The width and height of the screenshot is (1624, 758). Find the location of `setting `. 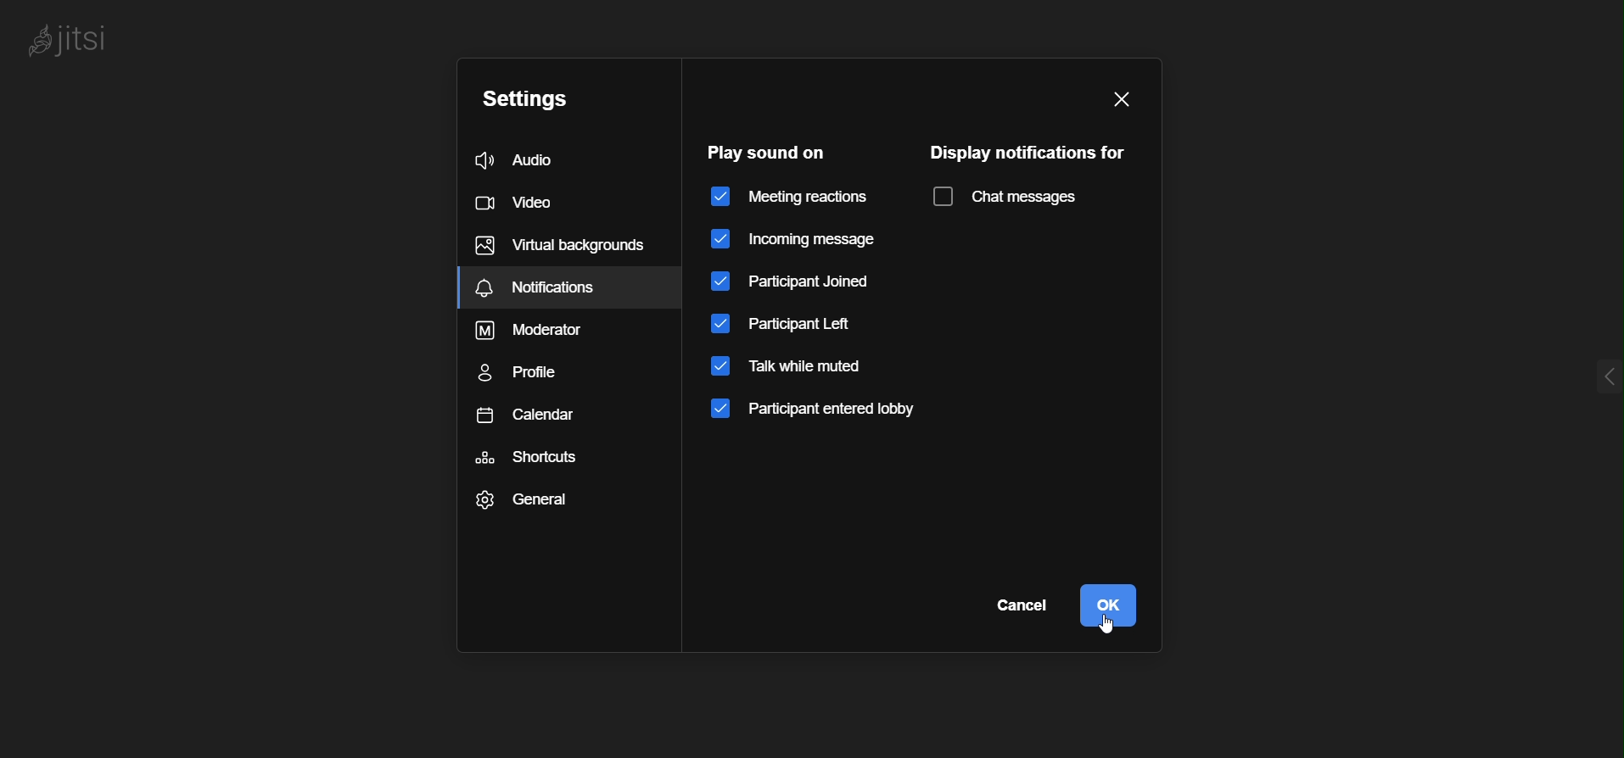

setting  is located at coordinates (529, 98).